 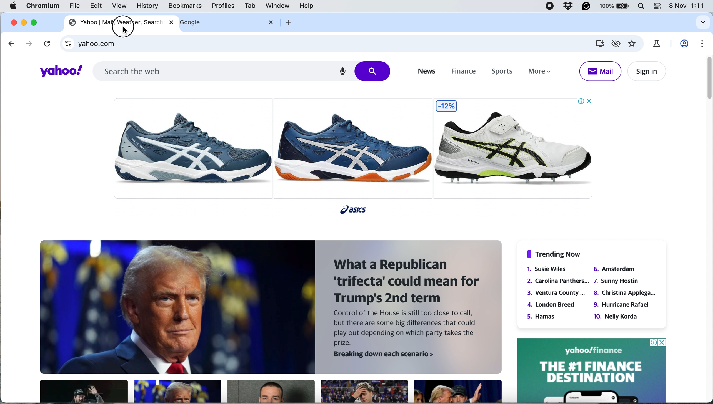 What do you see at coordinates (288, 22) in the screenshot?
I see `add new tab` at bounding box center [288, 22].